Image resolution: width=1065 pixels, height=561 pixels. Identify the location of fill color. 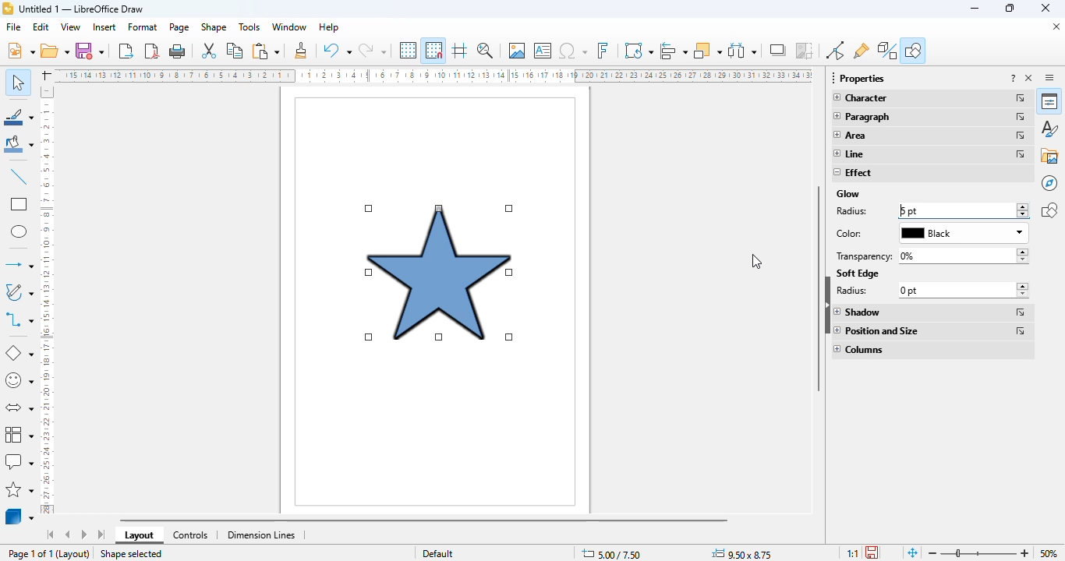
(18, 146).